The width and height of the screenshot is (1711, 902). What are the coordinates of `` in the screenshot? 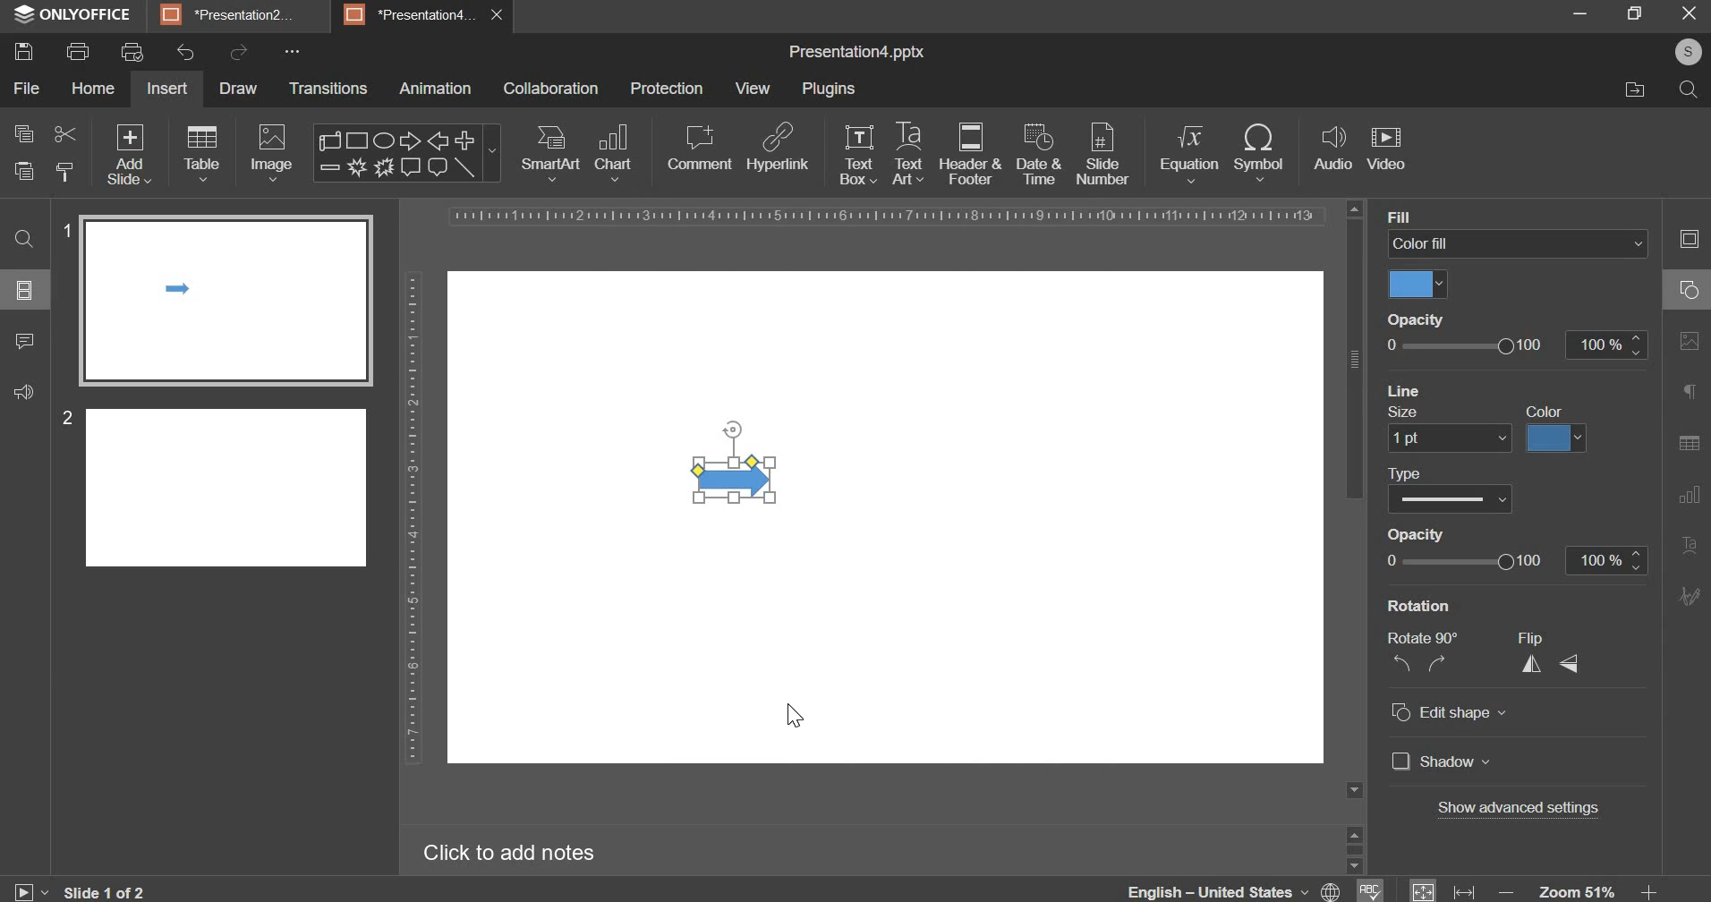 It's located at (1457, 538).